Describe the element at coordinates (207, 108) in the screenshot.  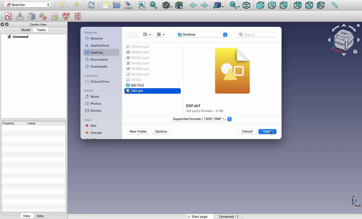
I see `DXF.dxf file details` at that location.